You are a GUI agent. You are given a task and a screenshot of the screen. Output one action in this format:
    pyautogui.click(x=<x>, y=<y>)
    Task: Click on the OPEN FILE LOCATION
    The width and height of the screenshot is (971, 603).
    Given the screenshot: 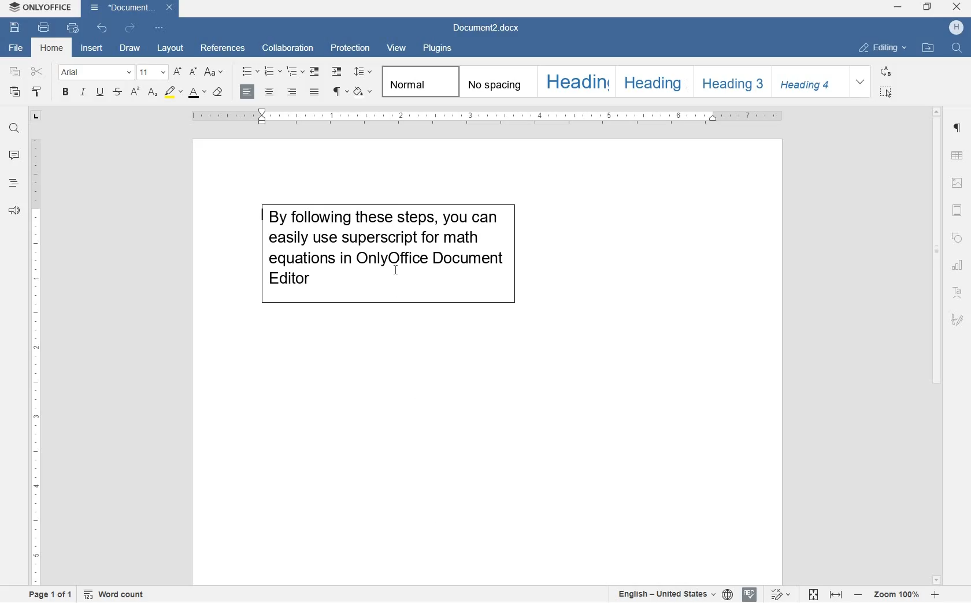 What is the action you would take?
    pyautogui.click(x=928, y=47)
    